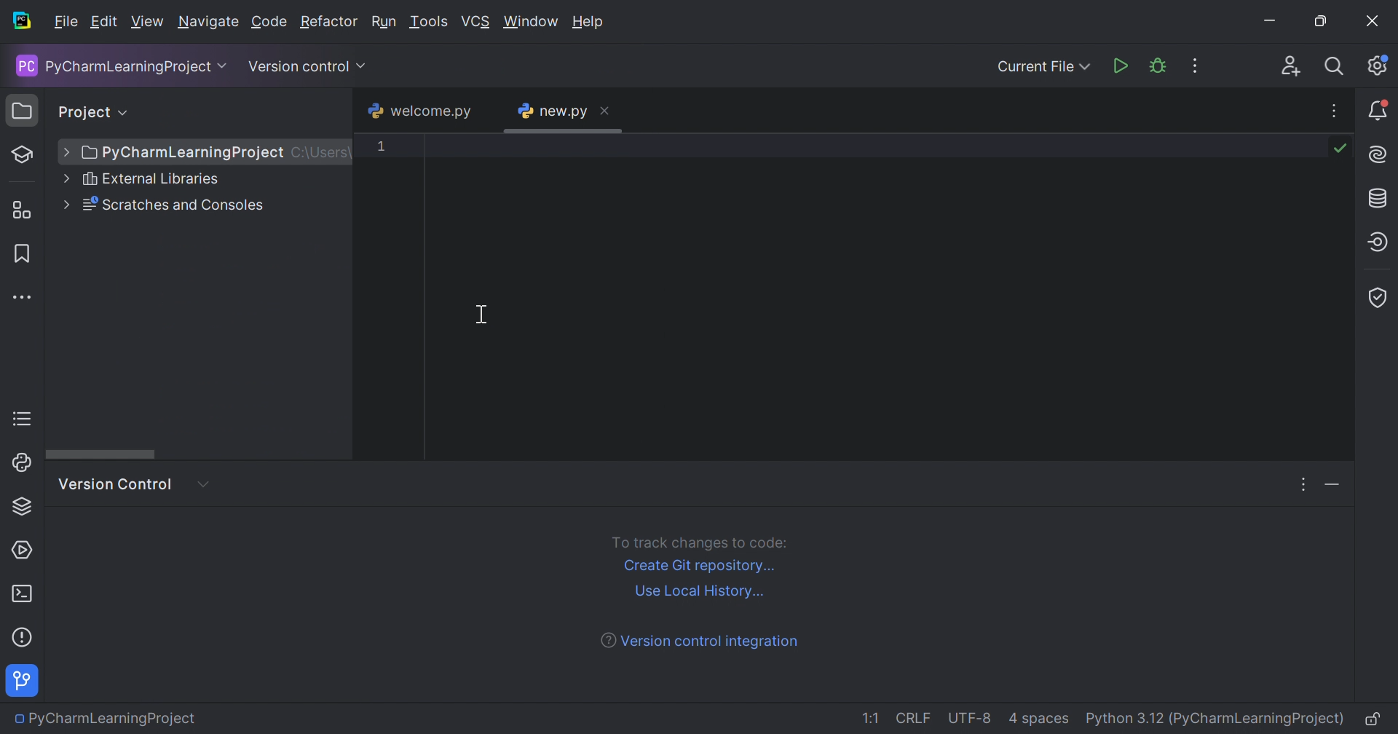 The image size is (1398, 734). I want to click on PyCharmLearningProject, so click(183, 153).